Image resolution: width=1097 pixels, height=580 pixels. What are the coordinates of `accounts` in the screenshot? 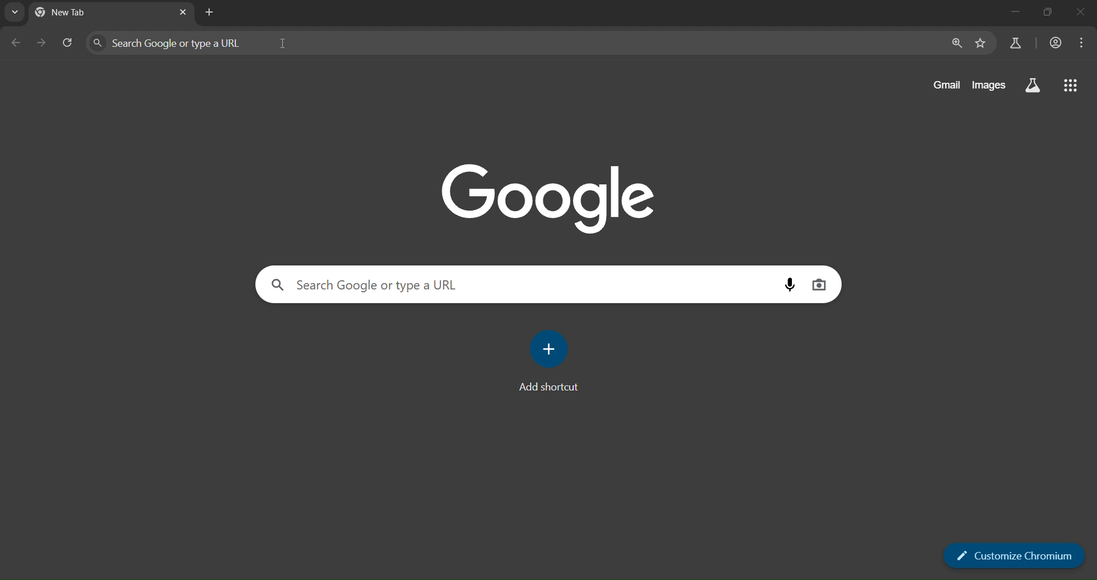 It's located at (1017, 42).